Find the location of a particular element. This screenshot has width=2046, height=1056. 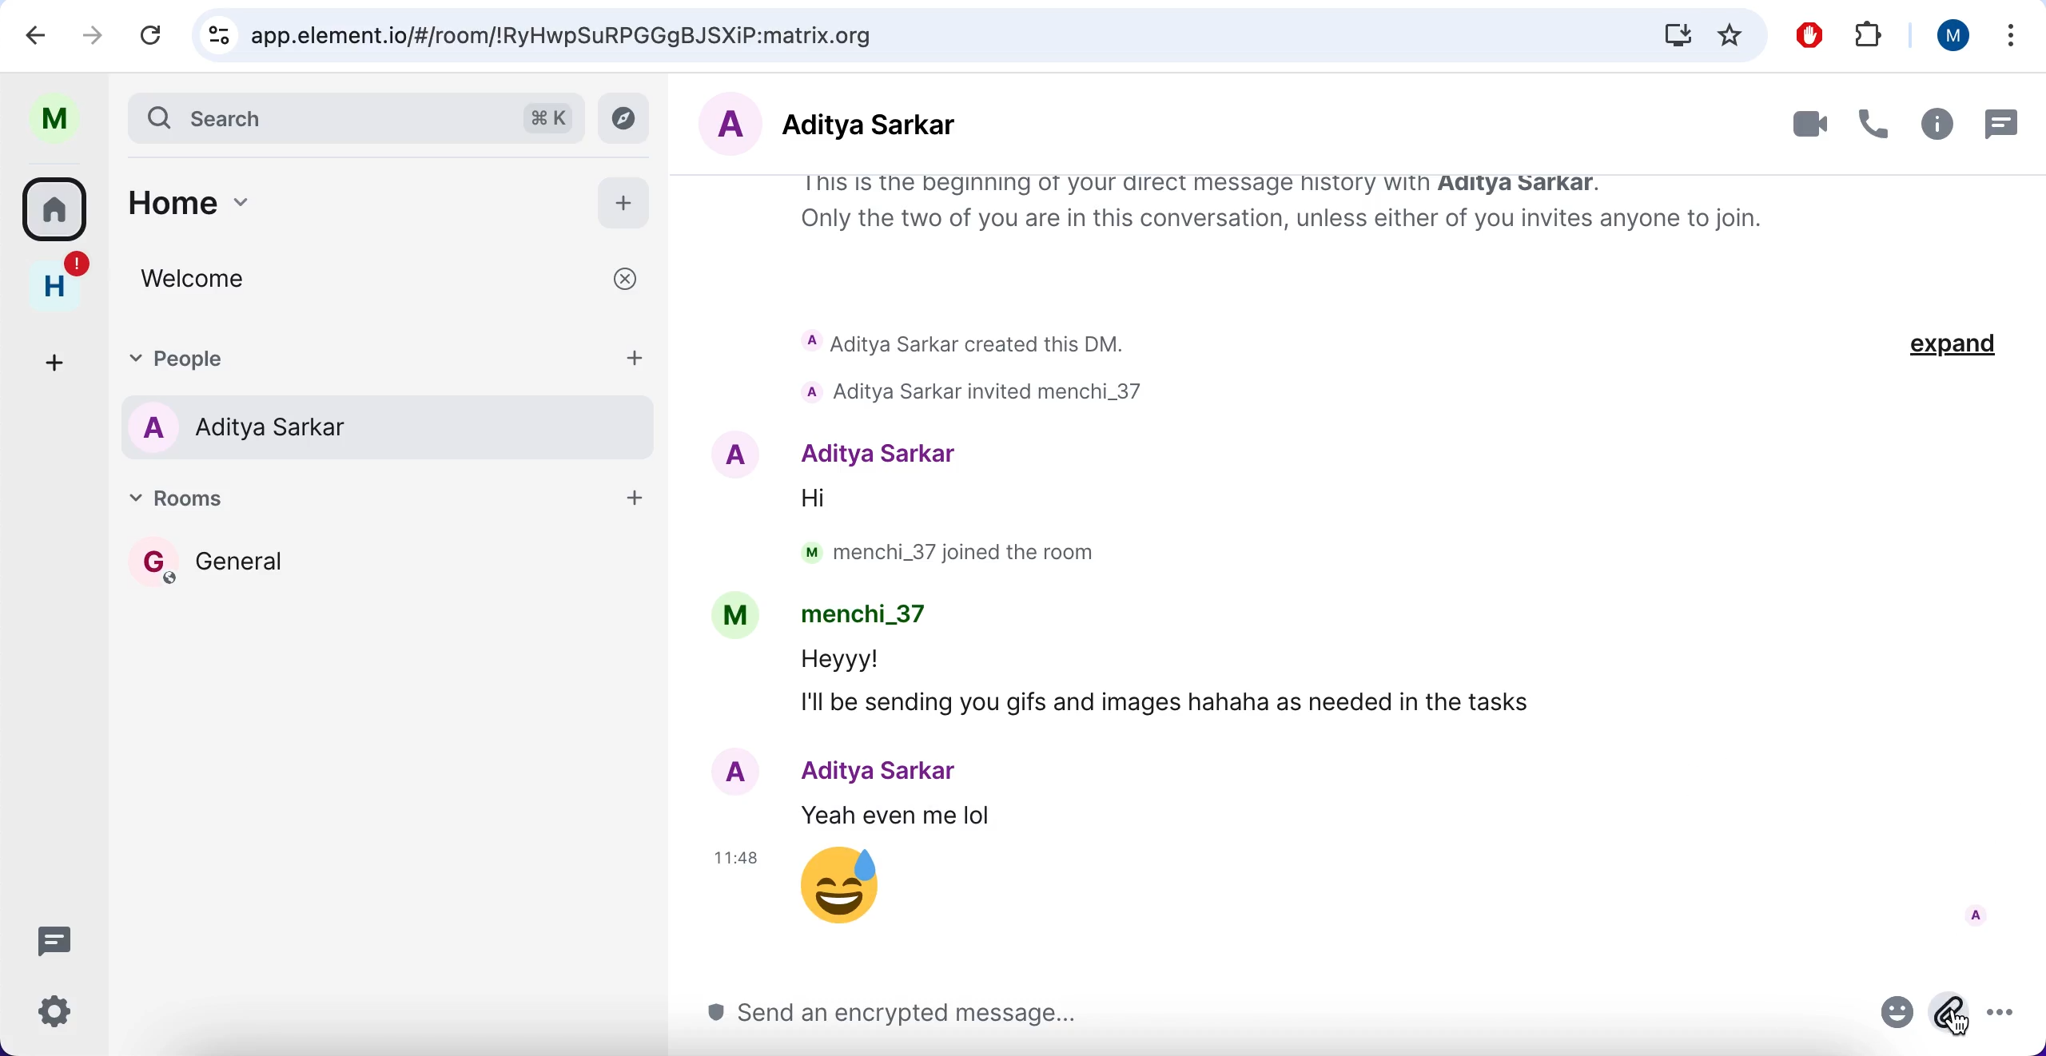

room chat is located at coordinates (1362, 570).